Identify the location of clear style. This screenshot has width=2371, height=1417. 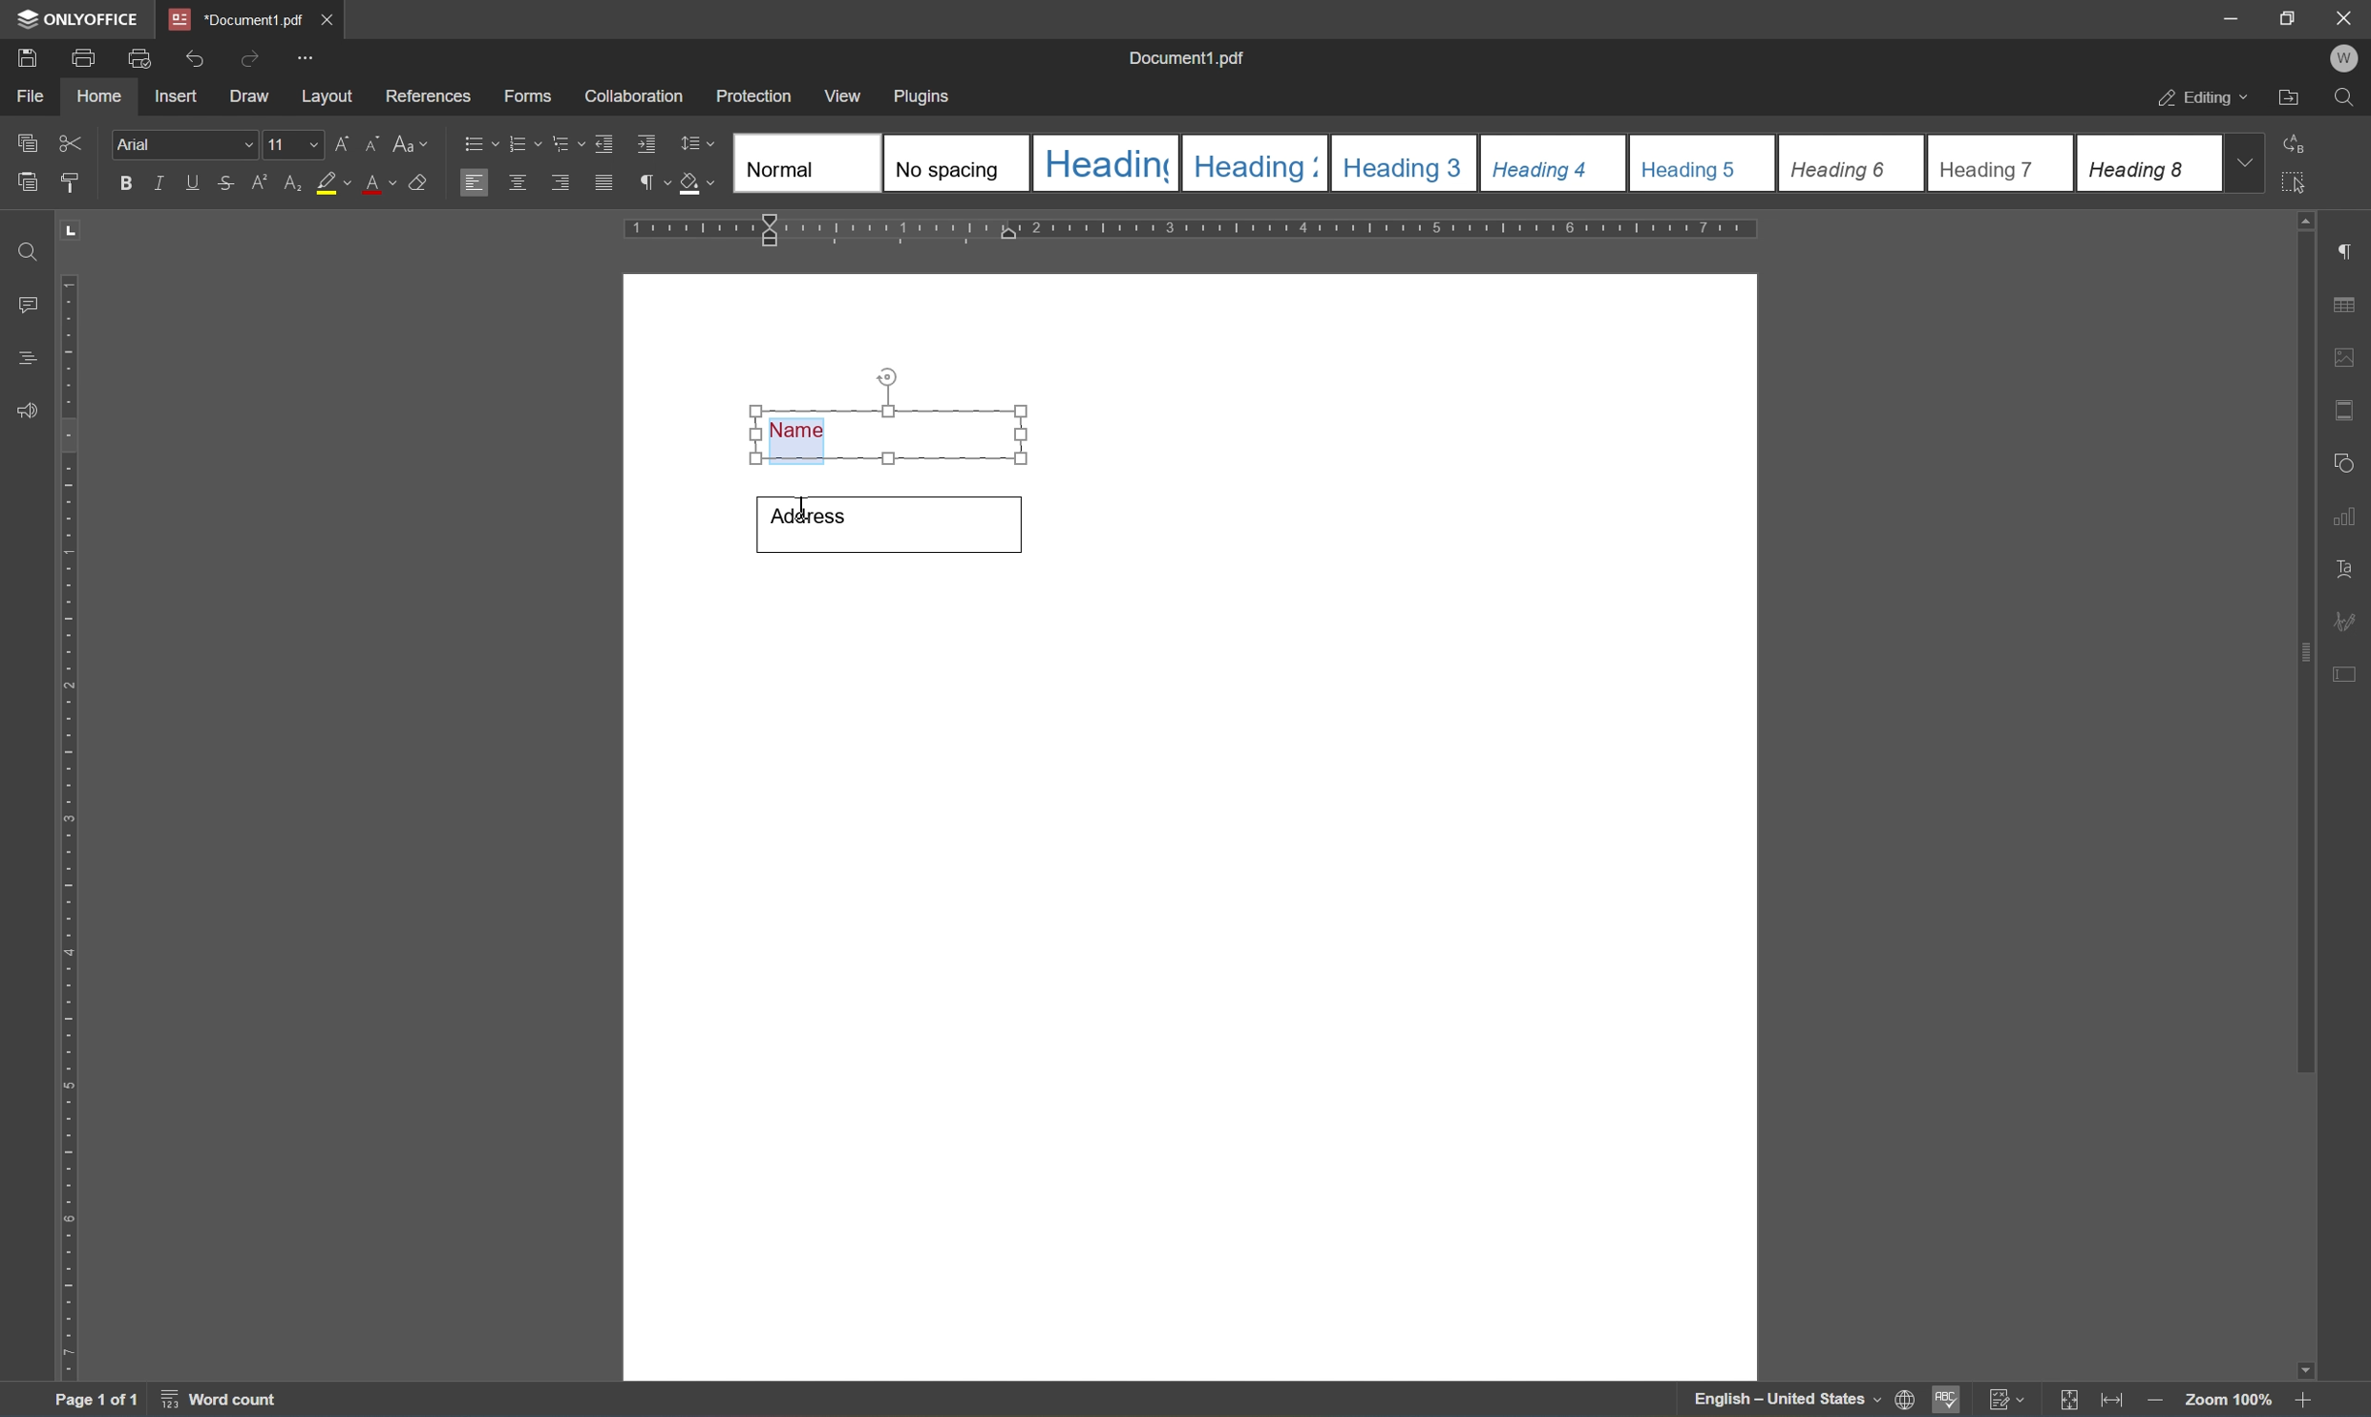
(423, 184).